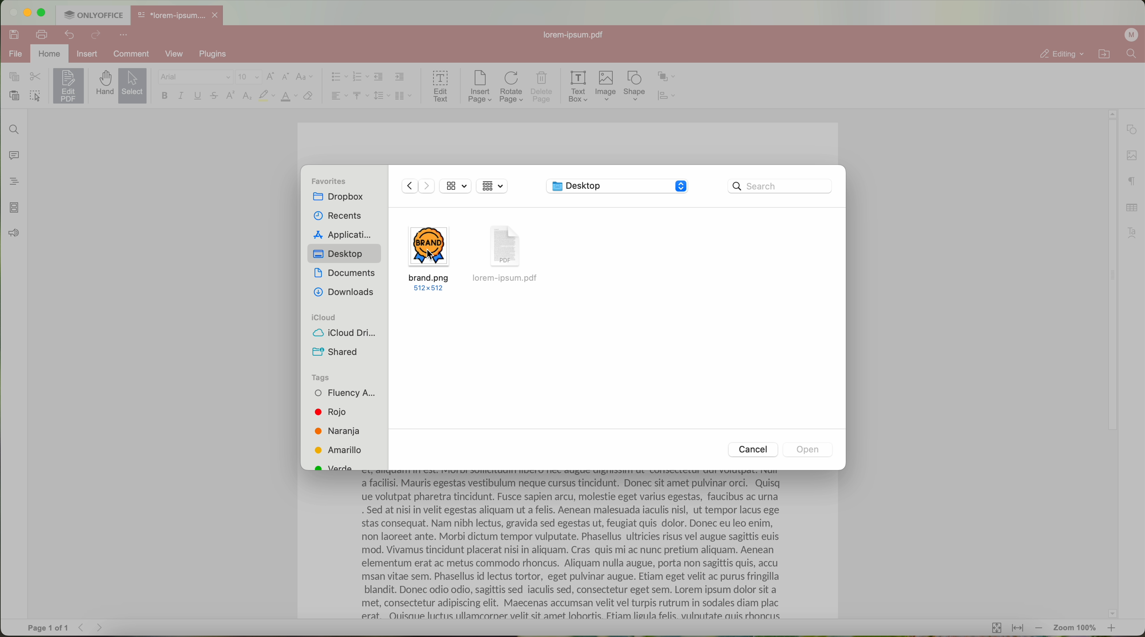  What do you see at coordinates (69, 87) in the screenshot?
I see `click on edit PDF` at bounding box center [69, 87].